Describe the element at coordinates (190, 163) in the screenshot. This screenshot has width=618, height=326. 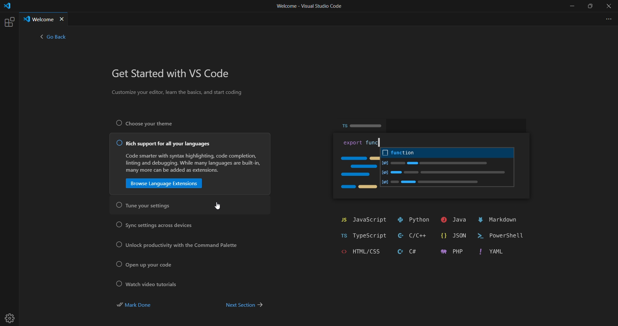
I see `Code smarter with syntax highlighting, code completion,
linting and debugging. While many languages are built-in,
many more can be added as extensions.` at that location.